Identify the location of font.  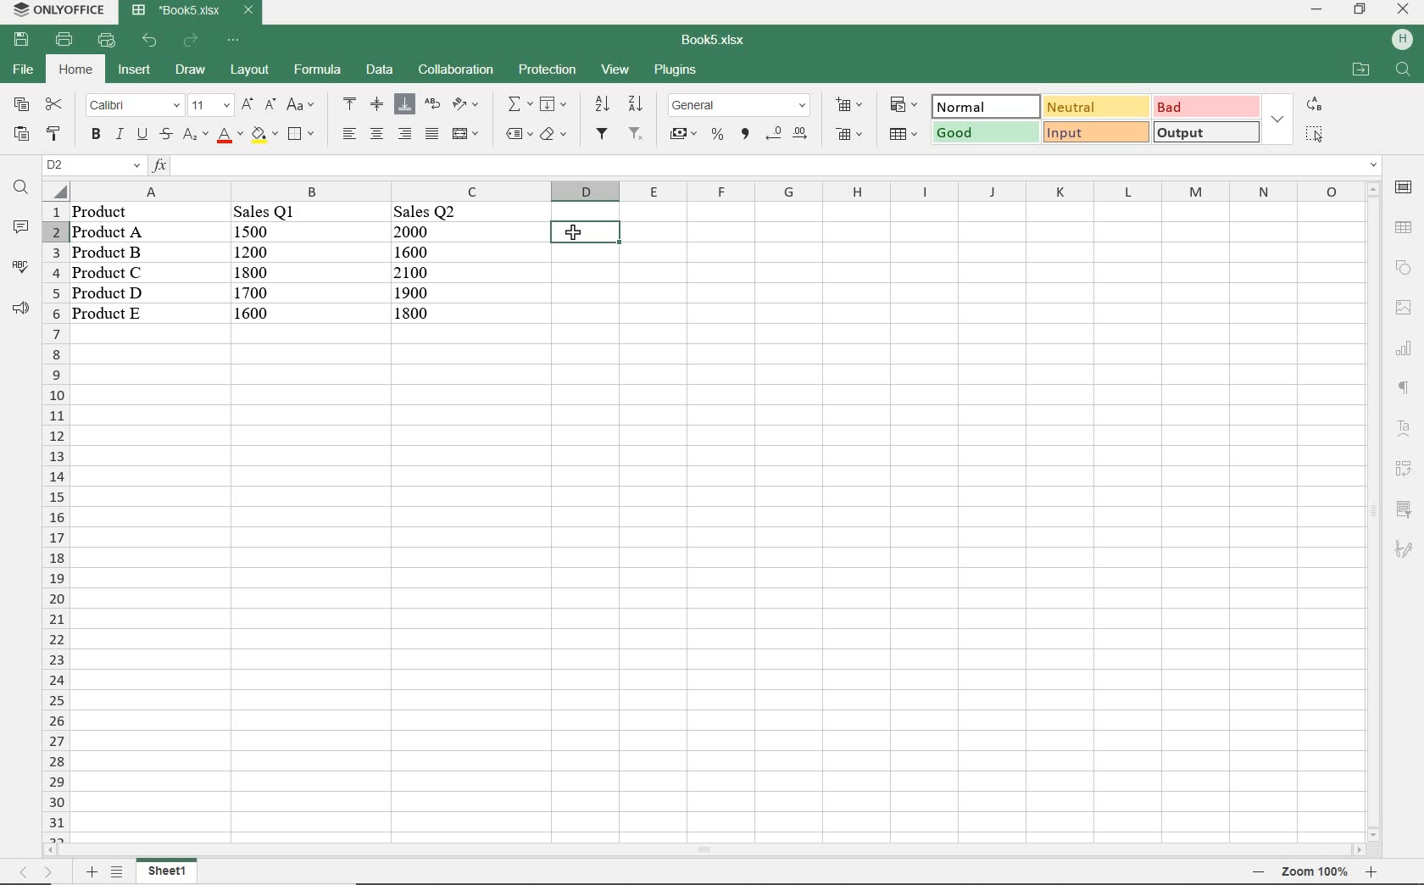
(131, 106).